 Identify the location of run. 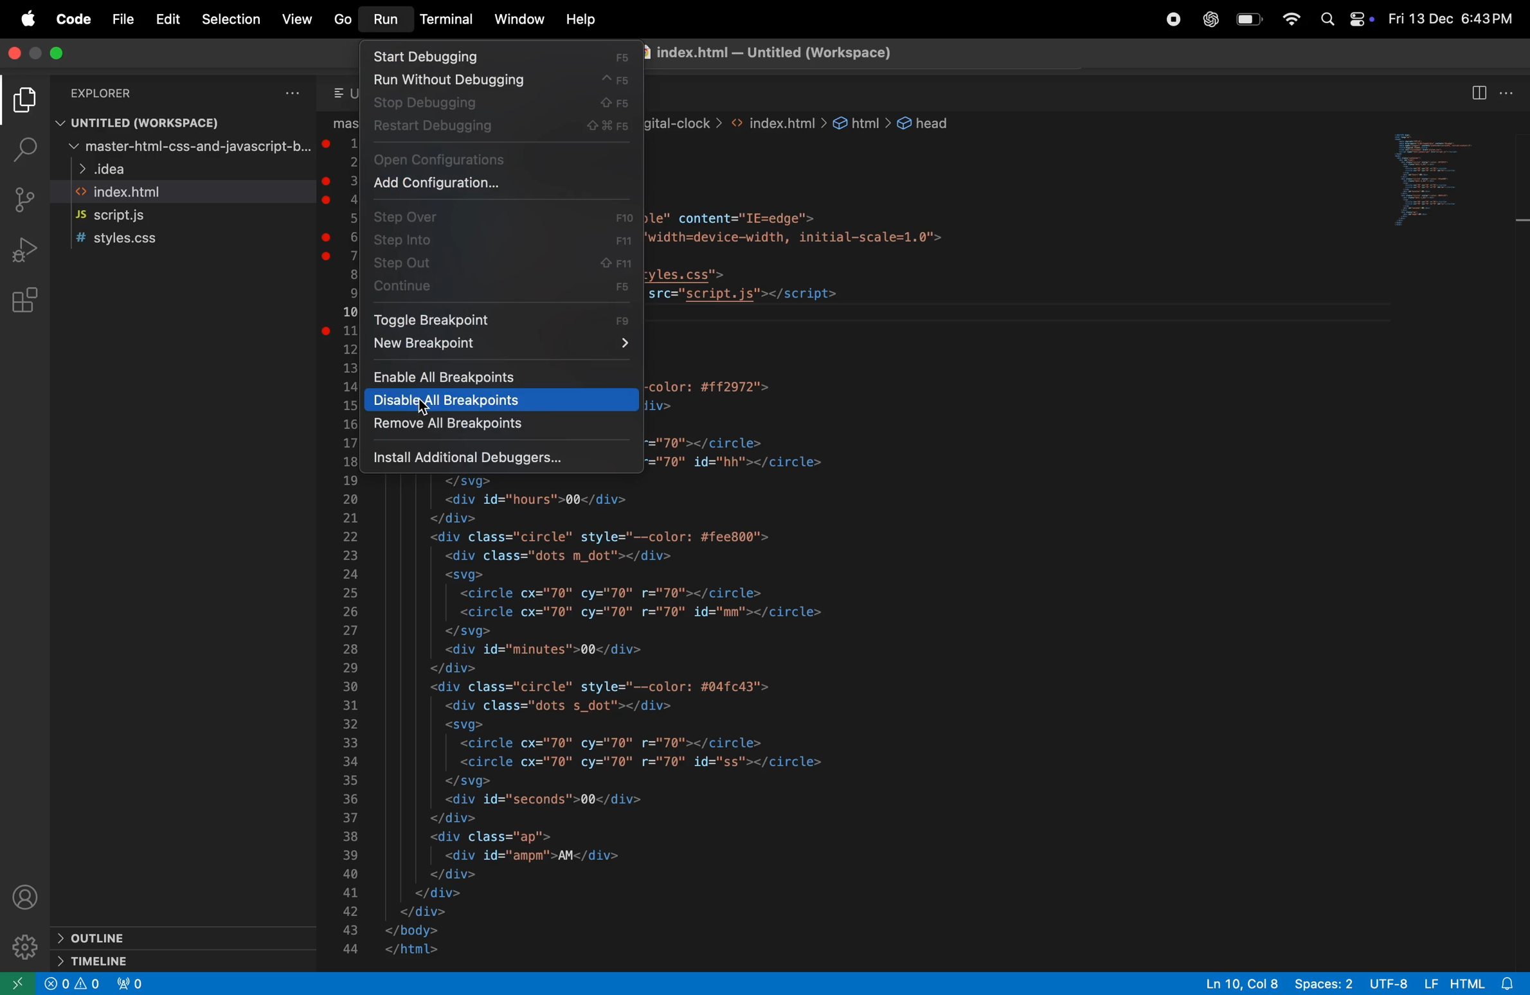
(386, 19).